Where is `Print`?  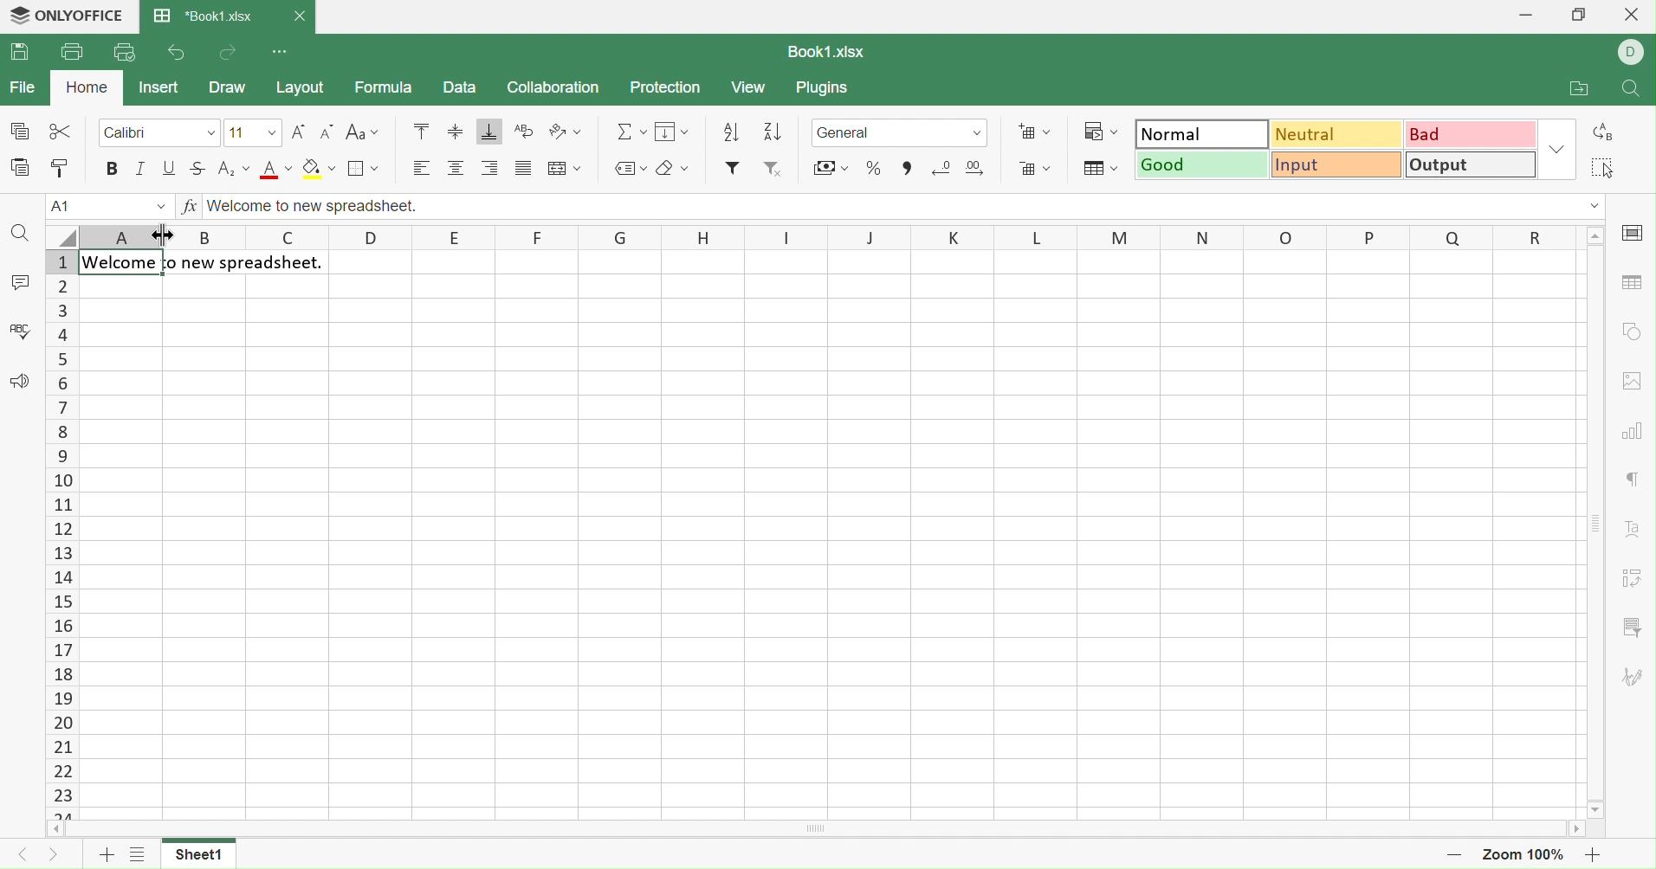 Print is located at coordinates (72, 49).